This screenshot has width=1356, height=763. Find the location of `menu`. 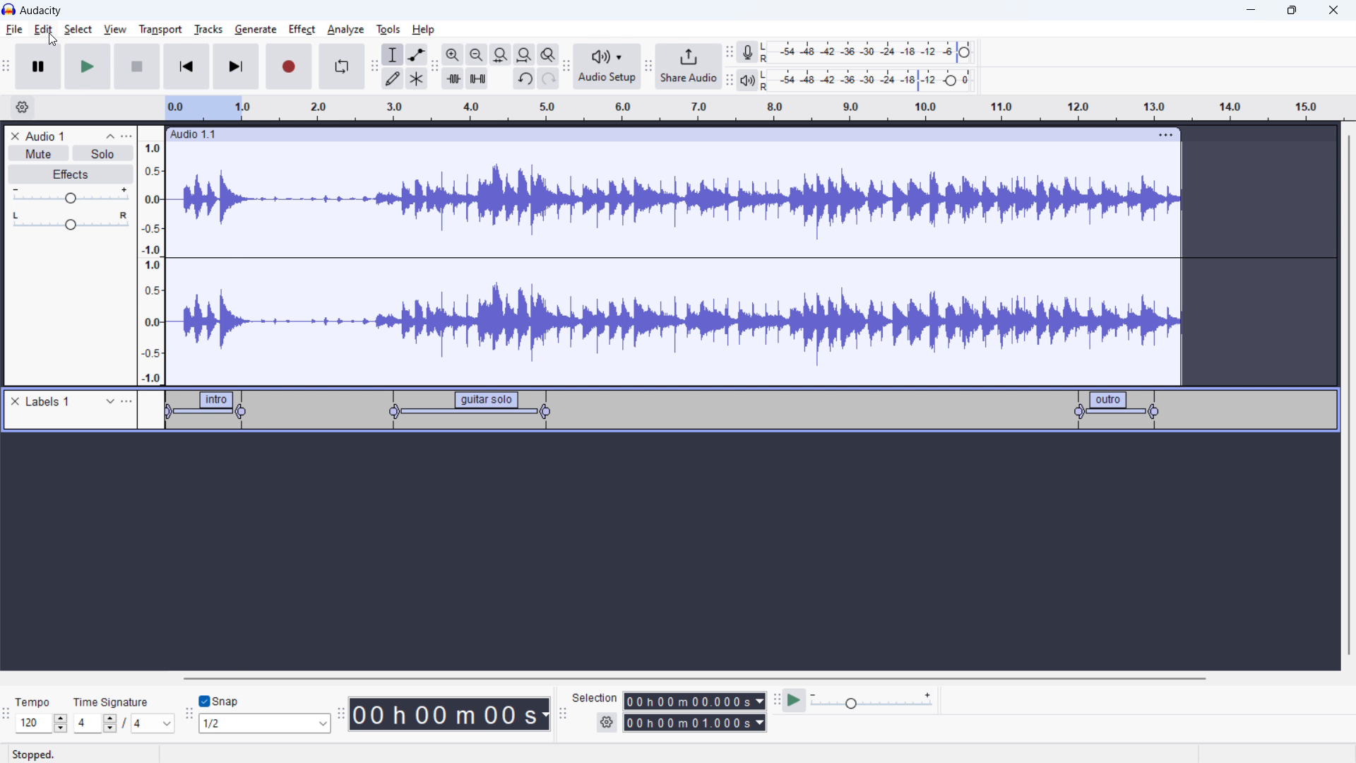

menu is located at coordinates (128, 136).